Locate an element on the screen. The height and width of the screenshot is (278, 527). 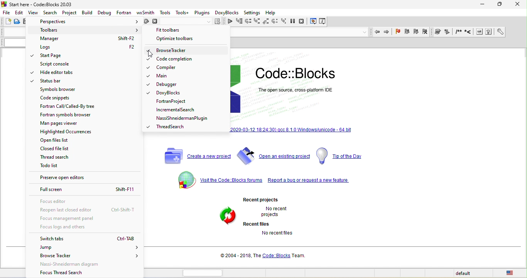
cursor movement is located at coordinates (151, 55).